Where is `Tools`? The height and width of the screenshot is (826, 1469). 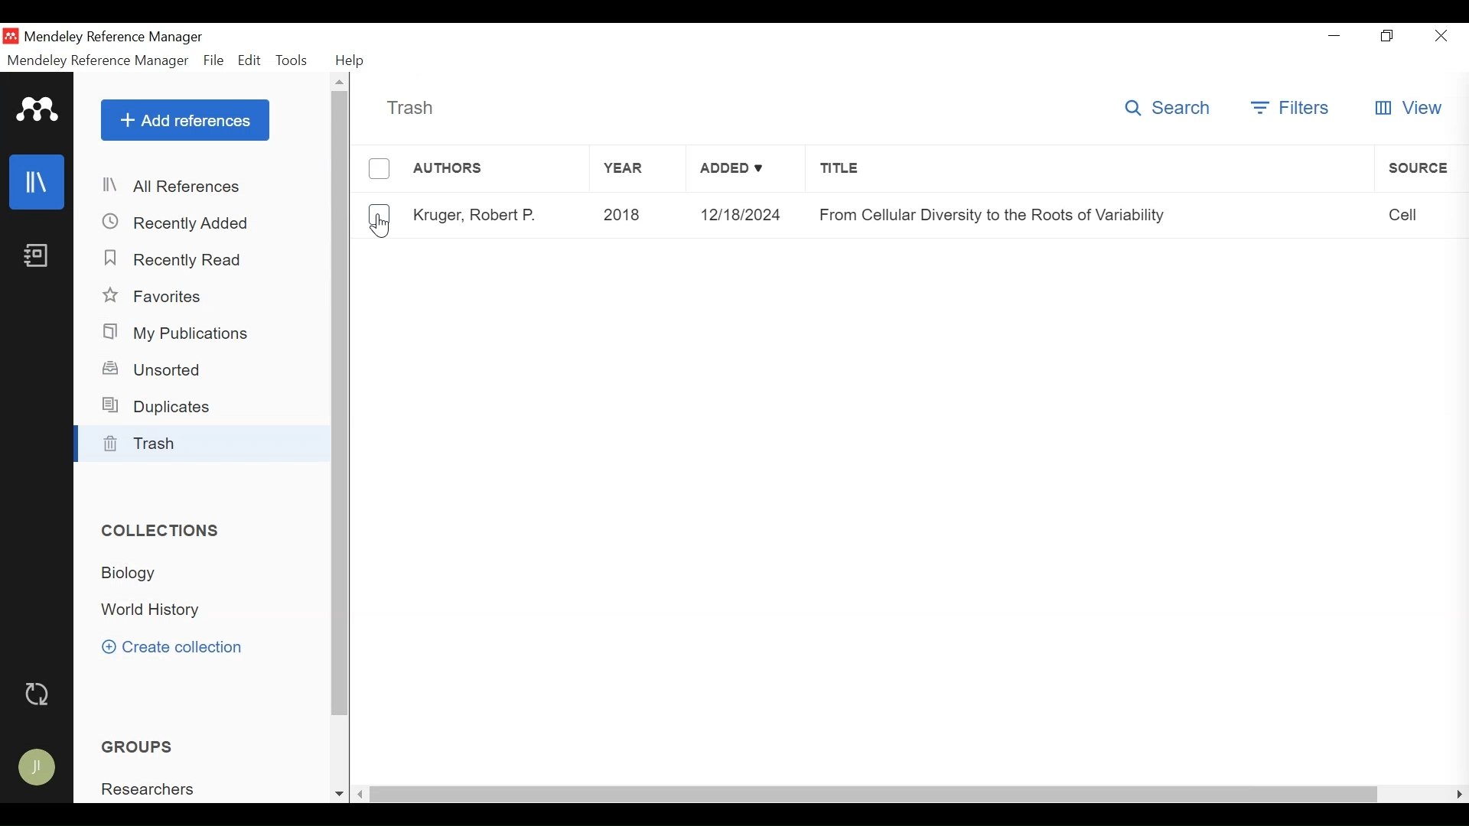 Tools is located at coordinates (292, 60).